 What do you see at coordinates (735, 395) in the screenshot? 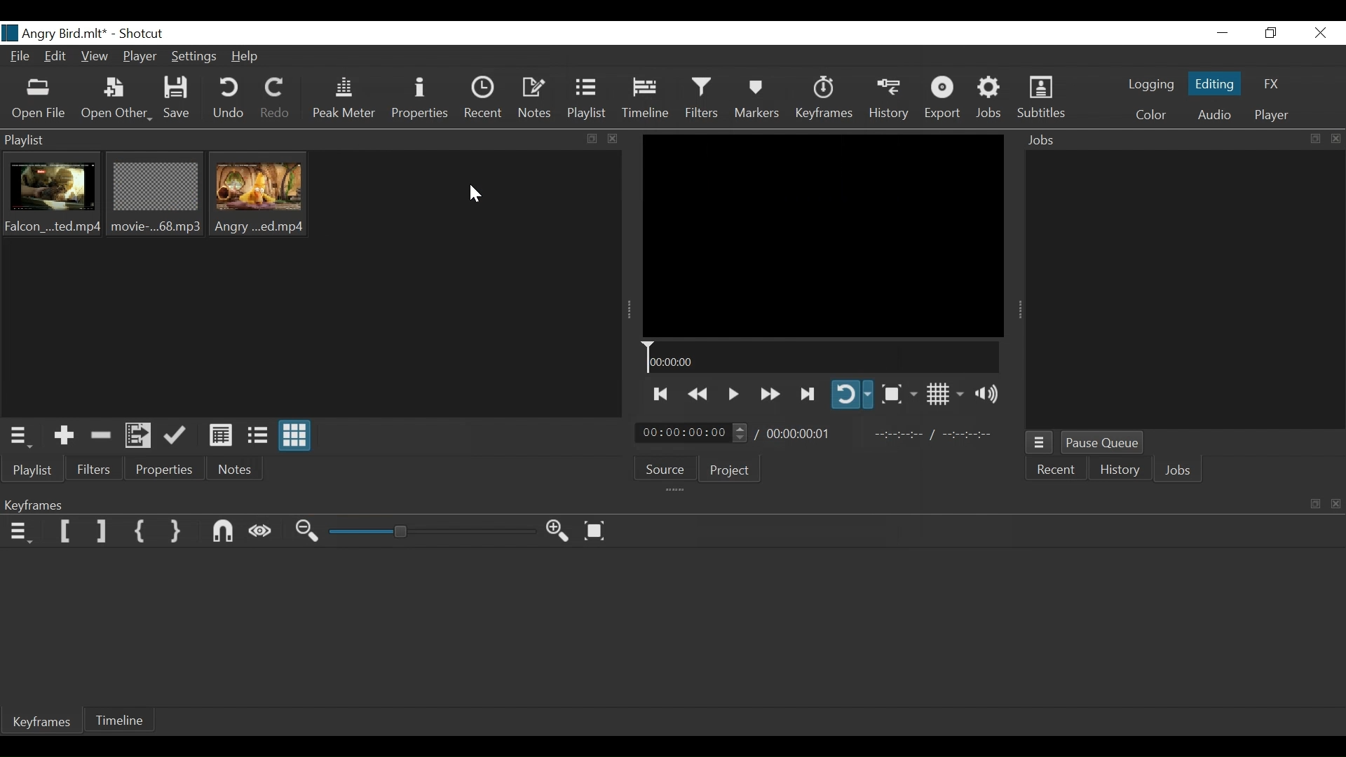
I see `Toggle play or pause` at bounding box center [735, 395].